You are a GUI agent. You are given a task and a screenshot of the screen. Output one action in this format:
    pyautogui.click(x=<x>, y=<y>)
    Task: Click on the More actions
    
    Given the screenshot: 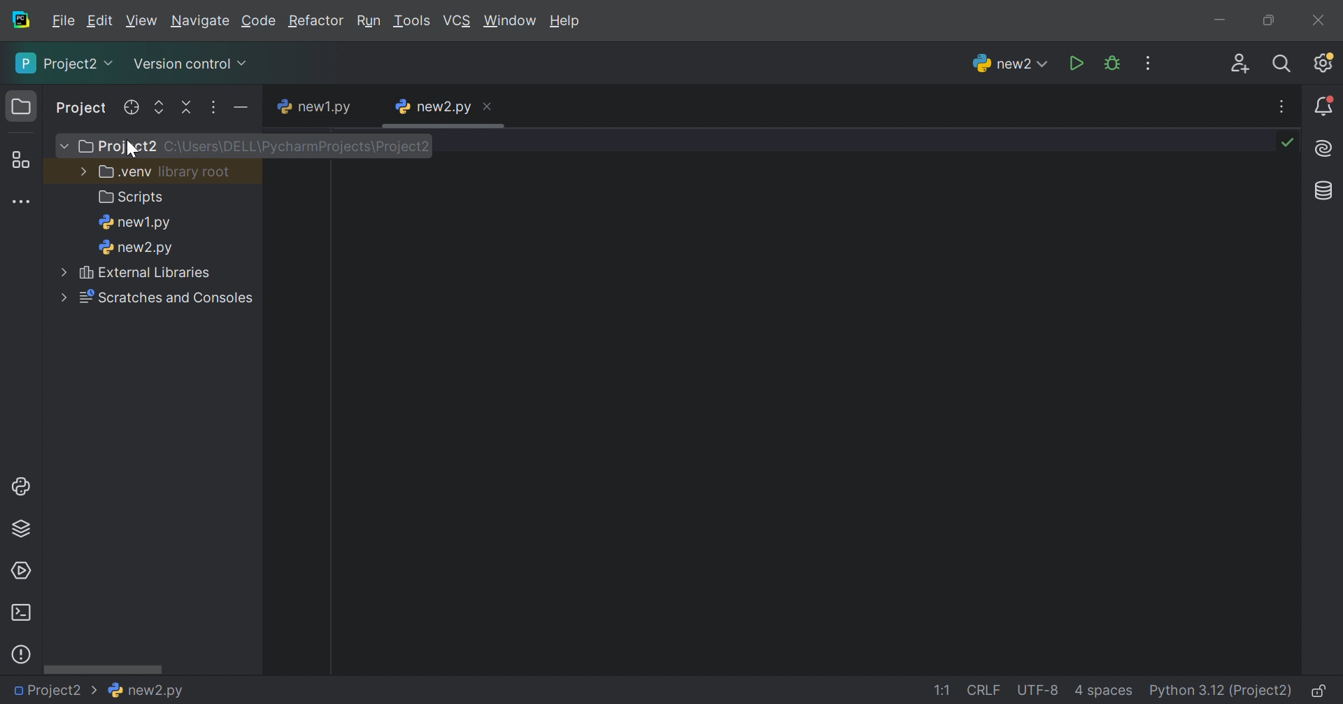 What is the action you would take?
    pyautogui.click(x=1284, y=106)
    